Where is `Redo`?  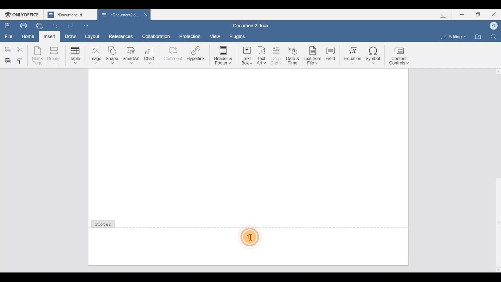
Redo is located at coordinates (71, 26).